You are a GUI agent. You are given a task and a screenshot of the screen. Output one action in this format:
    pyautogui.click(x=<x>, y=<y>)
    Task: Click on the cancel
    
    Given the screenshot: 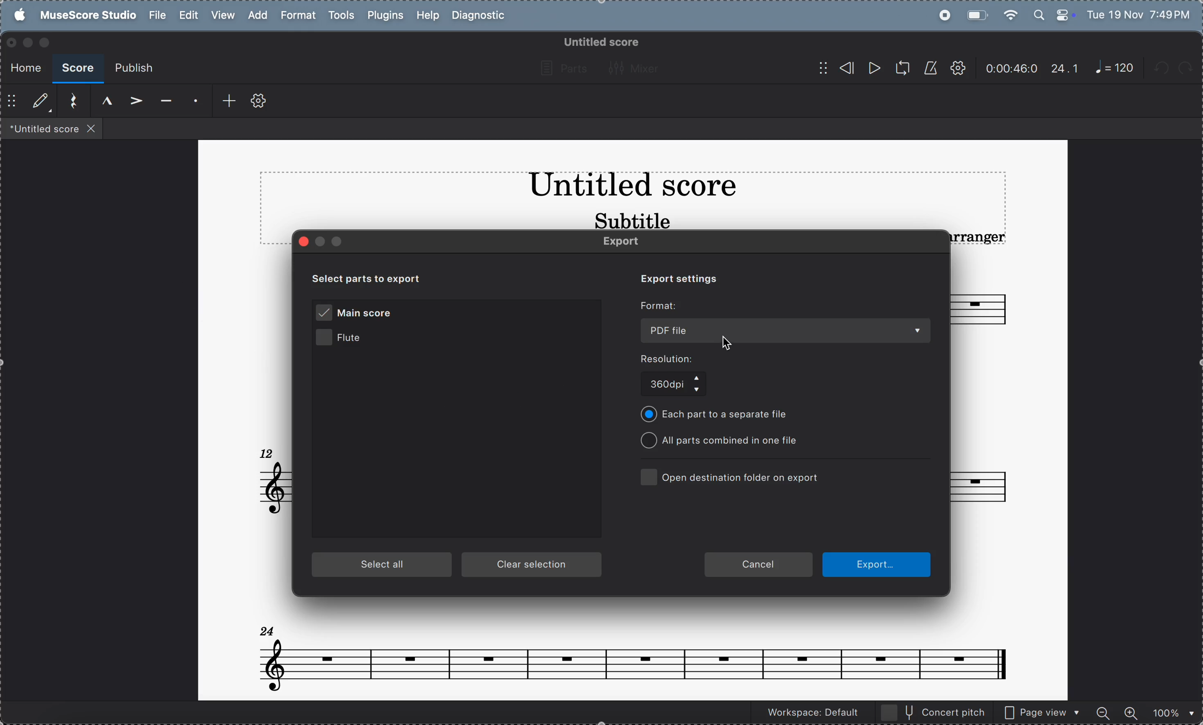 What is the action you would take?
    pyautogui.click(x=759, y=563)
    